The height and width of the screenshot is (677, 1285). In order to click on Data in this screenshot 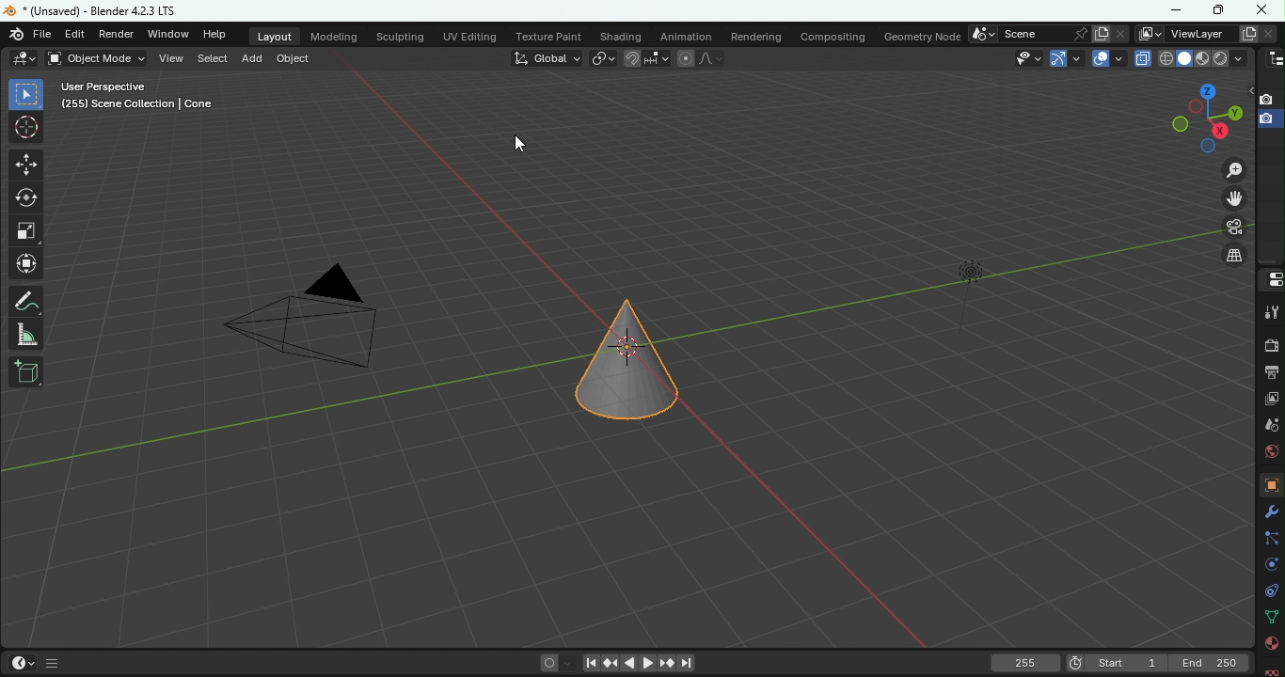, I will do `click(1271, 618)`.